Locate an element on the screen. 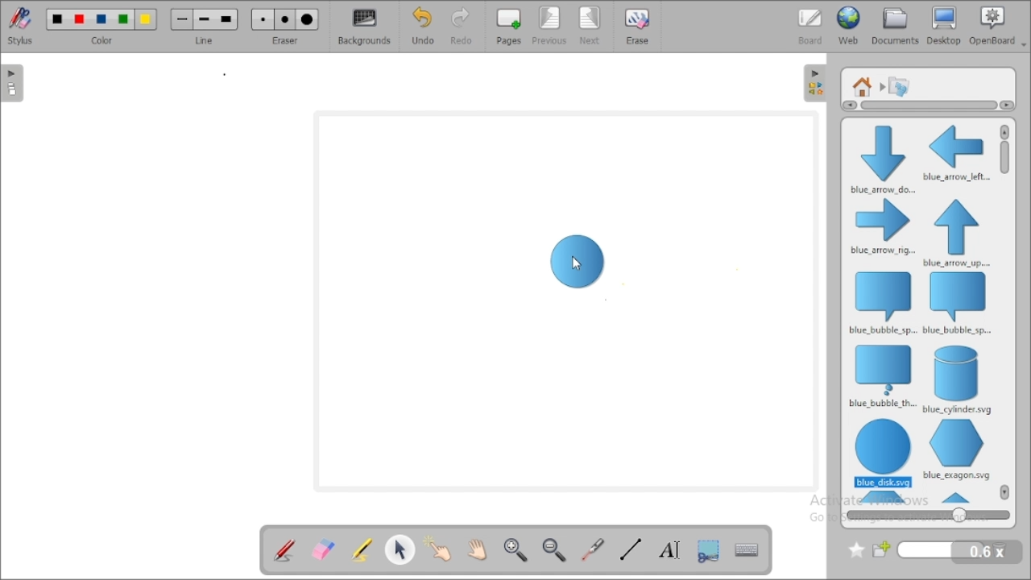 The height and width of the screenshot is (580, 1031). stylus is located at coordinates (20, 26).